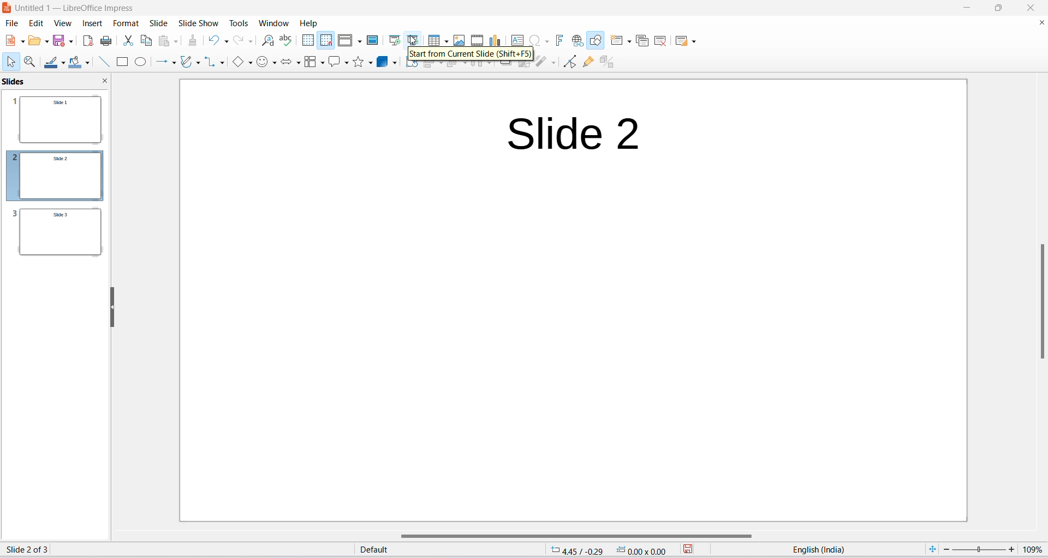 The image size is (1048, 558). I want to click on window, so click(275, 23).